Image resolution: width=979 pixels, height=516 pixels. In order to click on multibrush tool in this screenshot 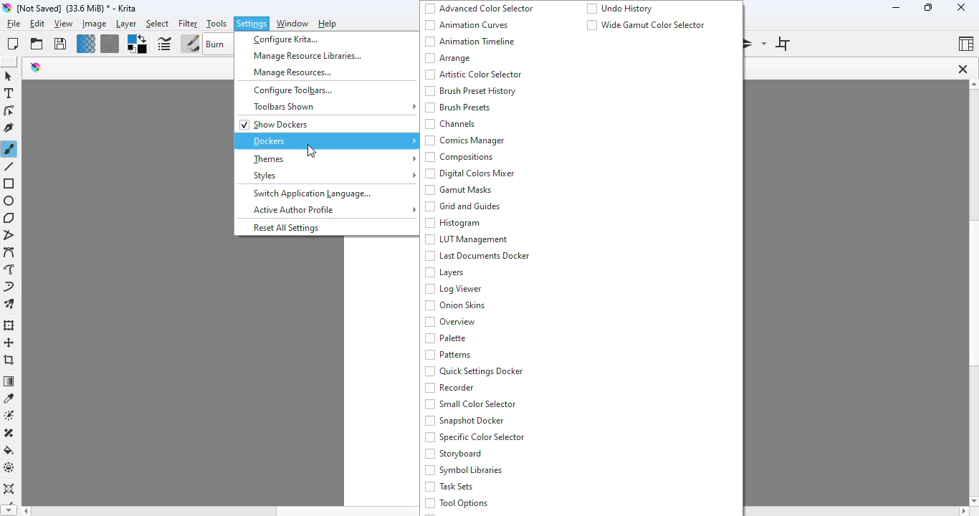, I will do `click(9, 305)`.